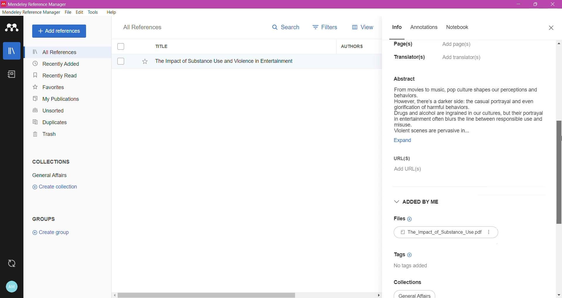  I want to click on Info, so click(397, 27).